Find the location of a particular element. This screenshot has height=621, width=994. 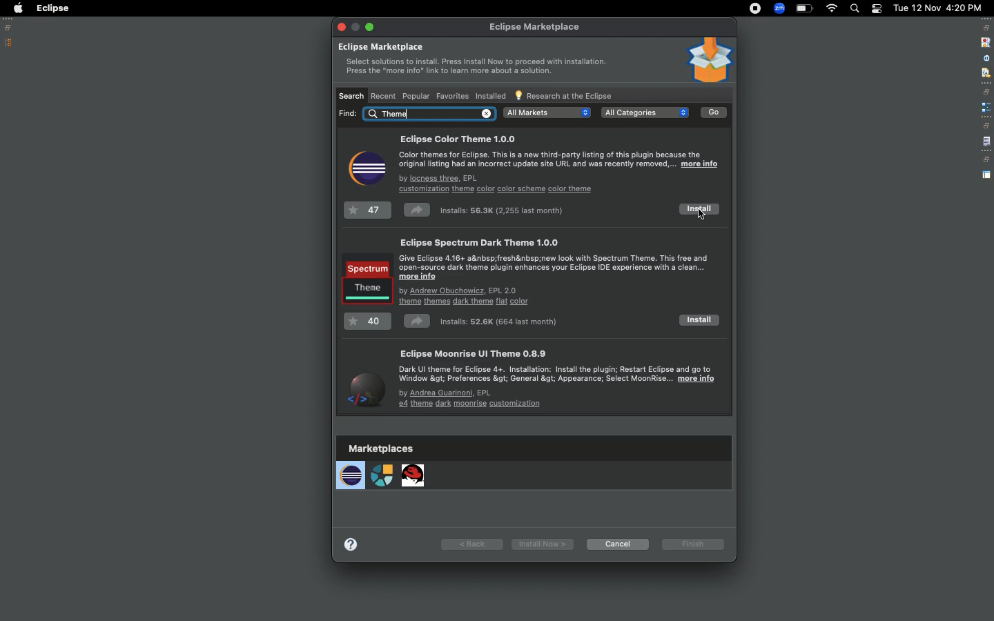

restore is located at coordinates (986, 28).